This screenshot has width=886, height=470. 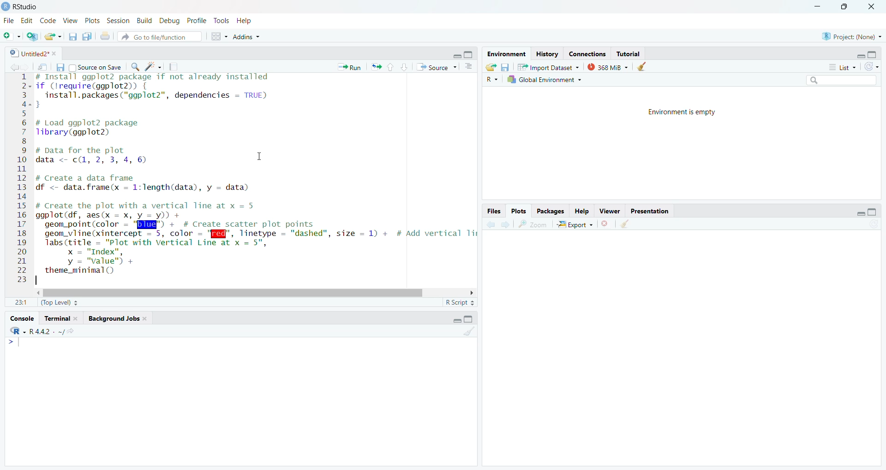 What do you see at coordinates (468, 67) in the screenshot?
I see `options` at bounding box center [468, 67].